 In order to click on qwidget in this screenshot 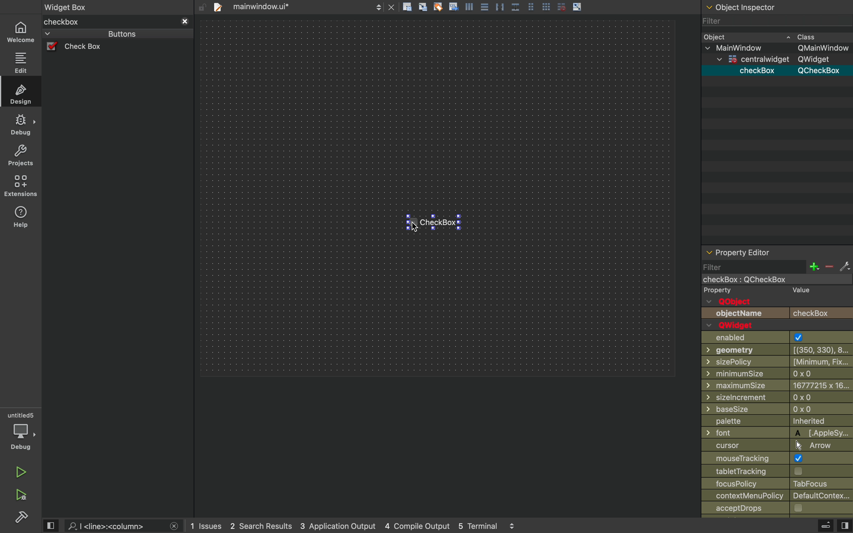, I will do `click(735, 325)`.